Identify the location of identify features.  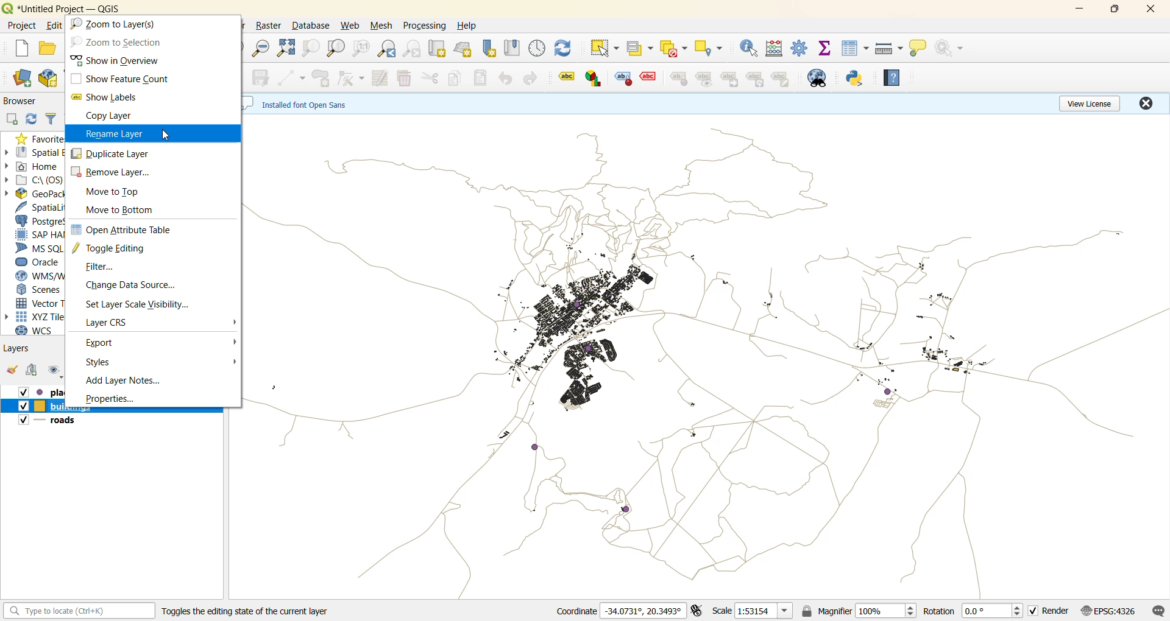
(749, 49).